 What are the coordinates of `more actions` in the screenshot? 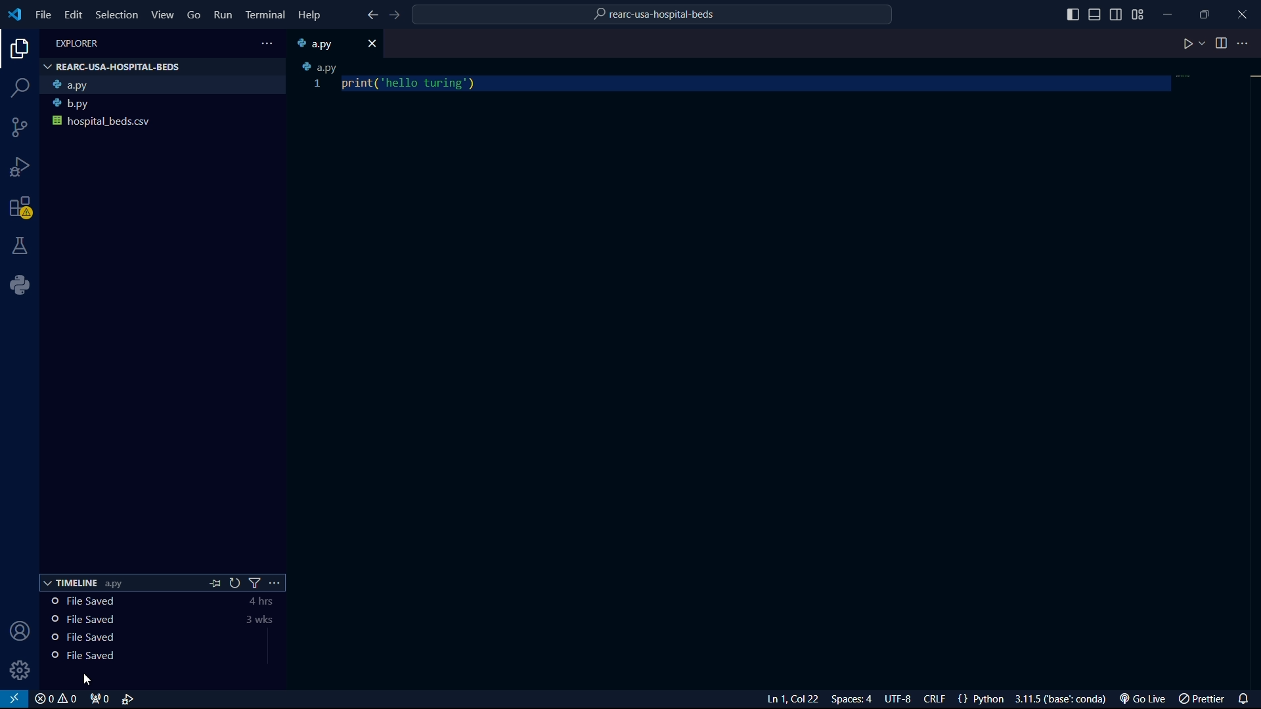 It's located at (280, 582).